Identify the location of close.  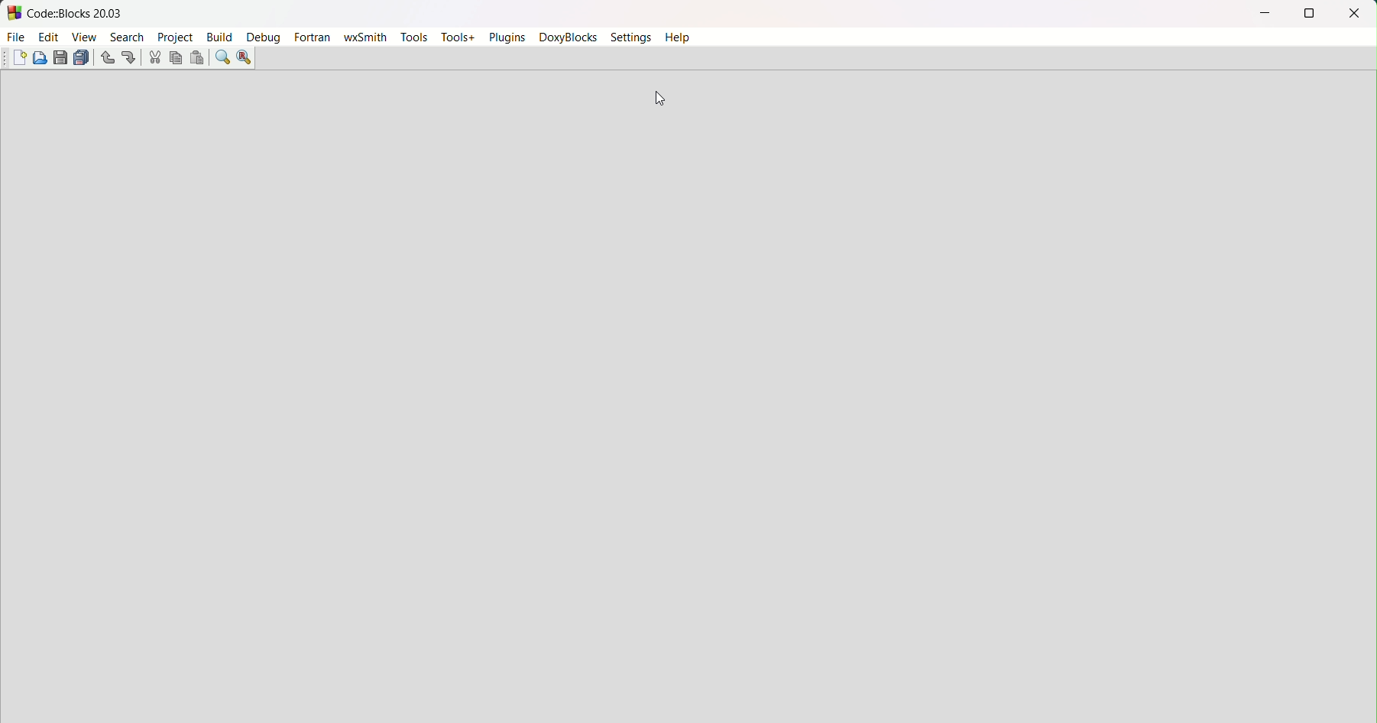
(1354, 14).